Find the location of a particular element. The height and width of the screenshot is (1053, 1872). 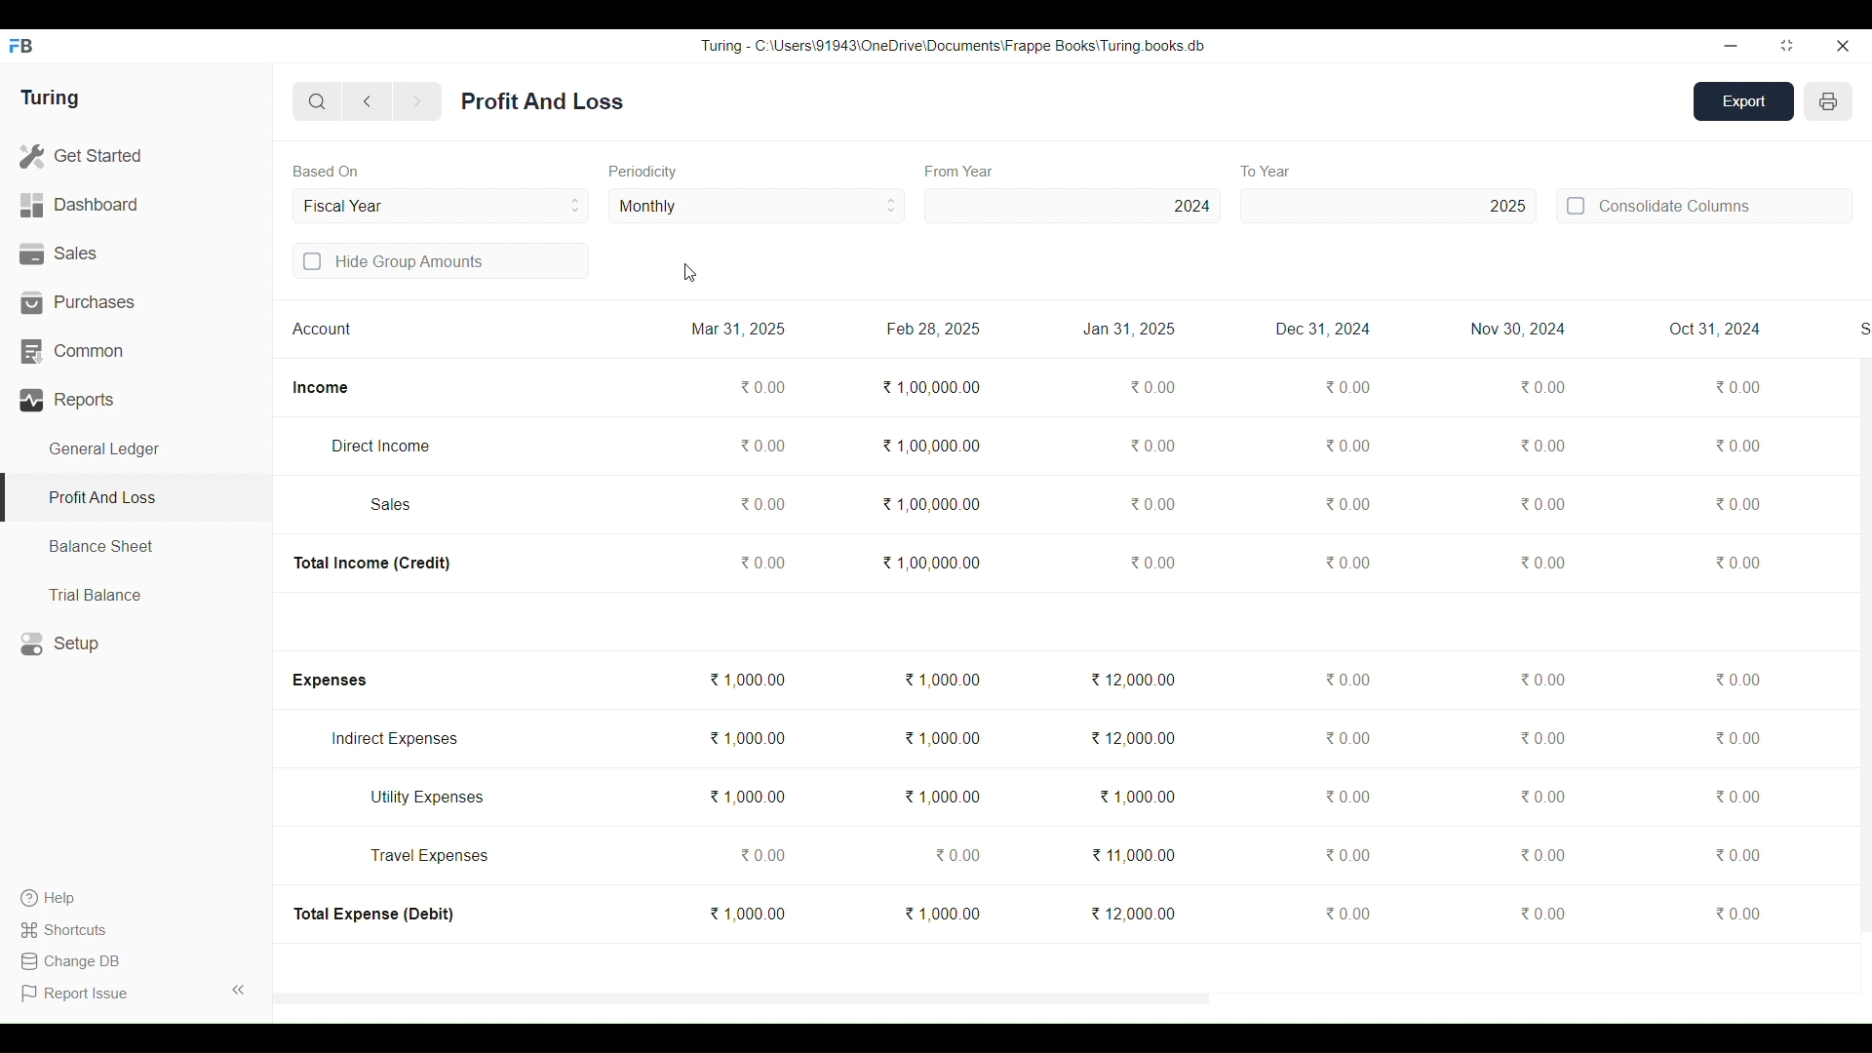

Search is located at coordinates (318, 101).